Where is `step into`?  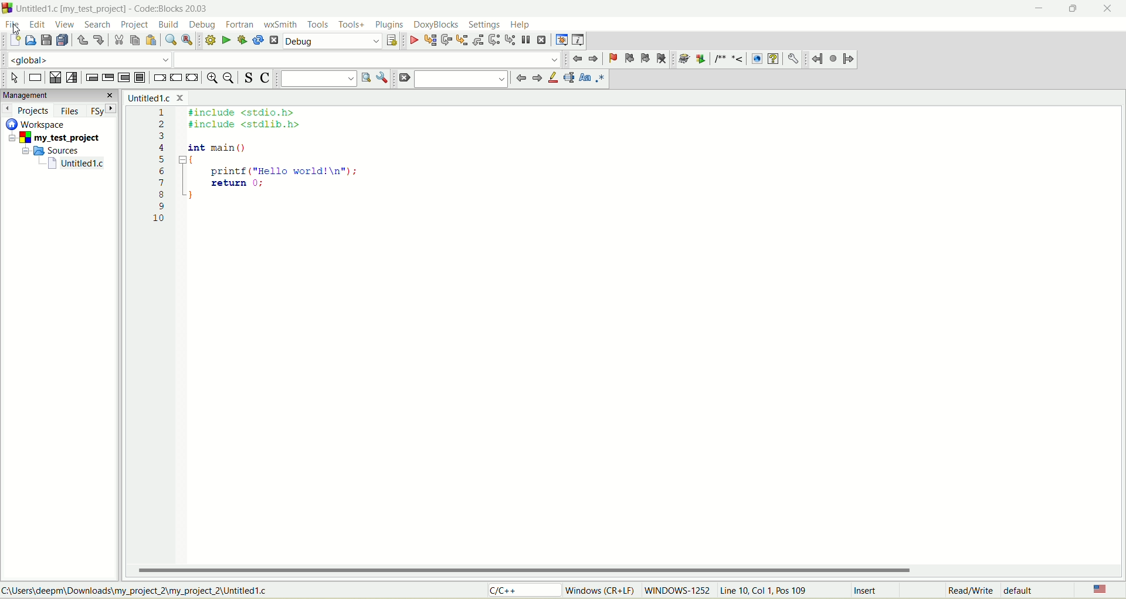
step into is located at coordinates (462, 40).